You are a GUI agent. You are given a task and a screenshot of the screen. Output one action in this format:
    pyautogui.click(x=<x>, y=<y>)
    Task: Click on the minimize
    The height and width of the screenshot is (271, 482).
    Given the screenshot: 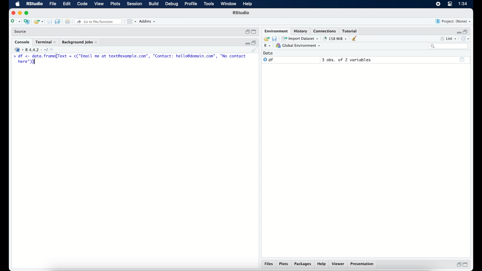 What is the action you would take?
    pyautogui.click(x=20, y=13)
    